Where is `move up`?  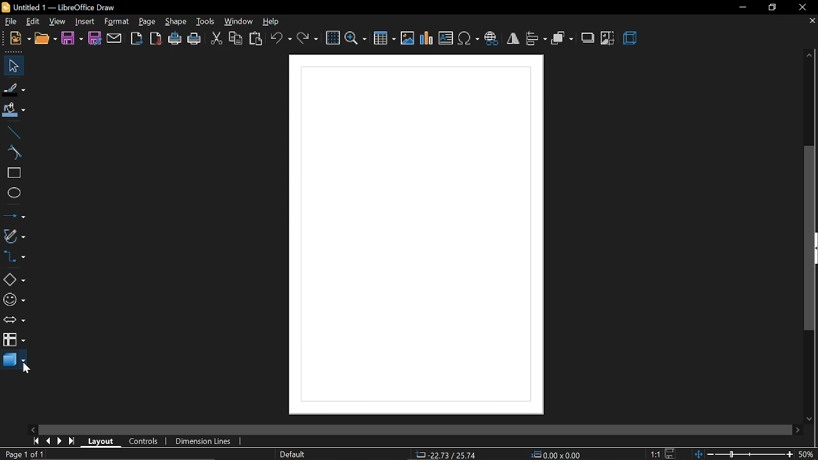
move up is located at coordinates (808, 54).